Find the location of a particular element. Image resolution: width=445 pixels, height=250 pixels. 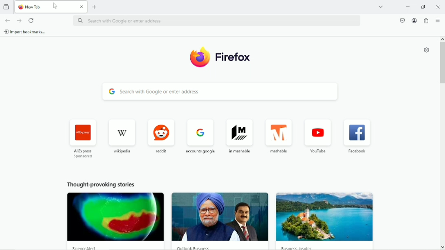

article cover  is located at coordinates (217, 217).